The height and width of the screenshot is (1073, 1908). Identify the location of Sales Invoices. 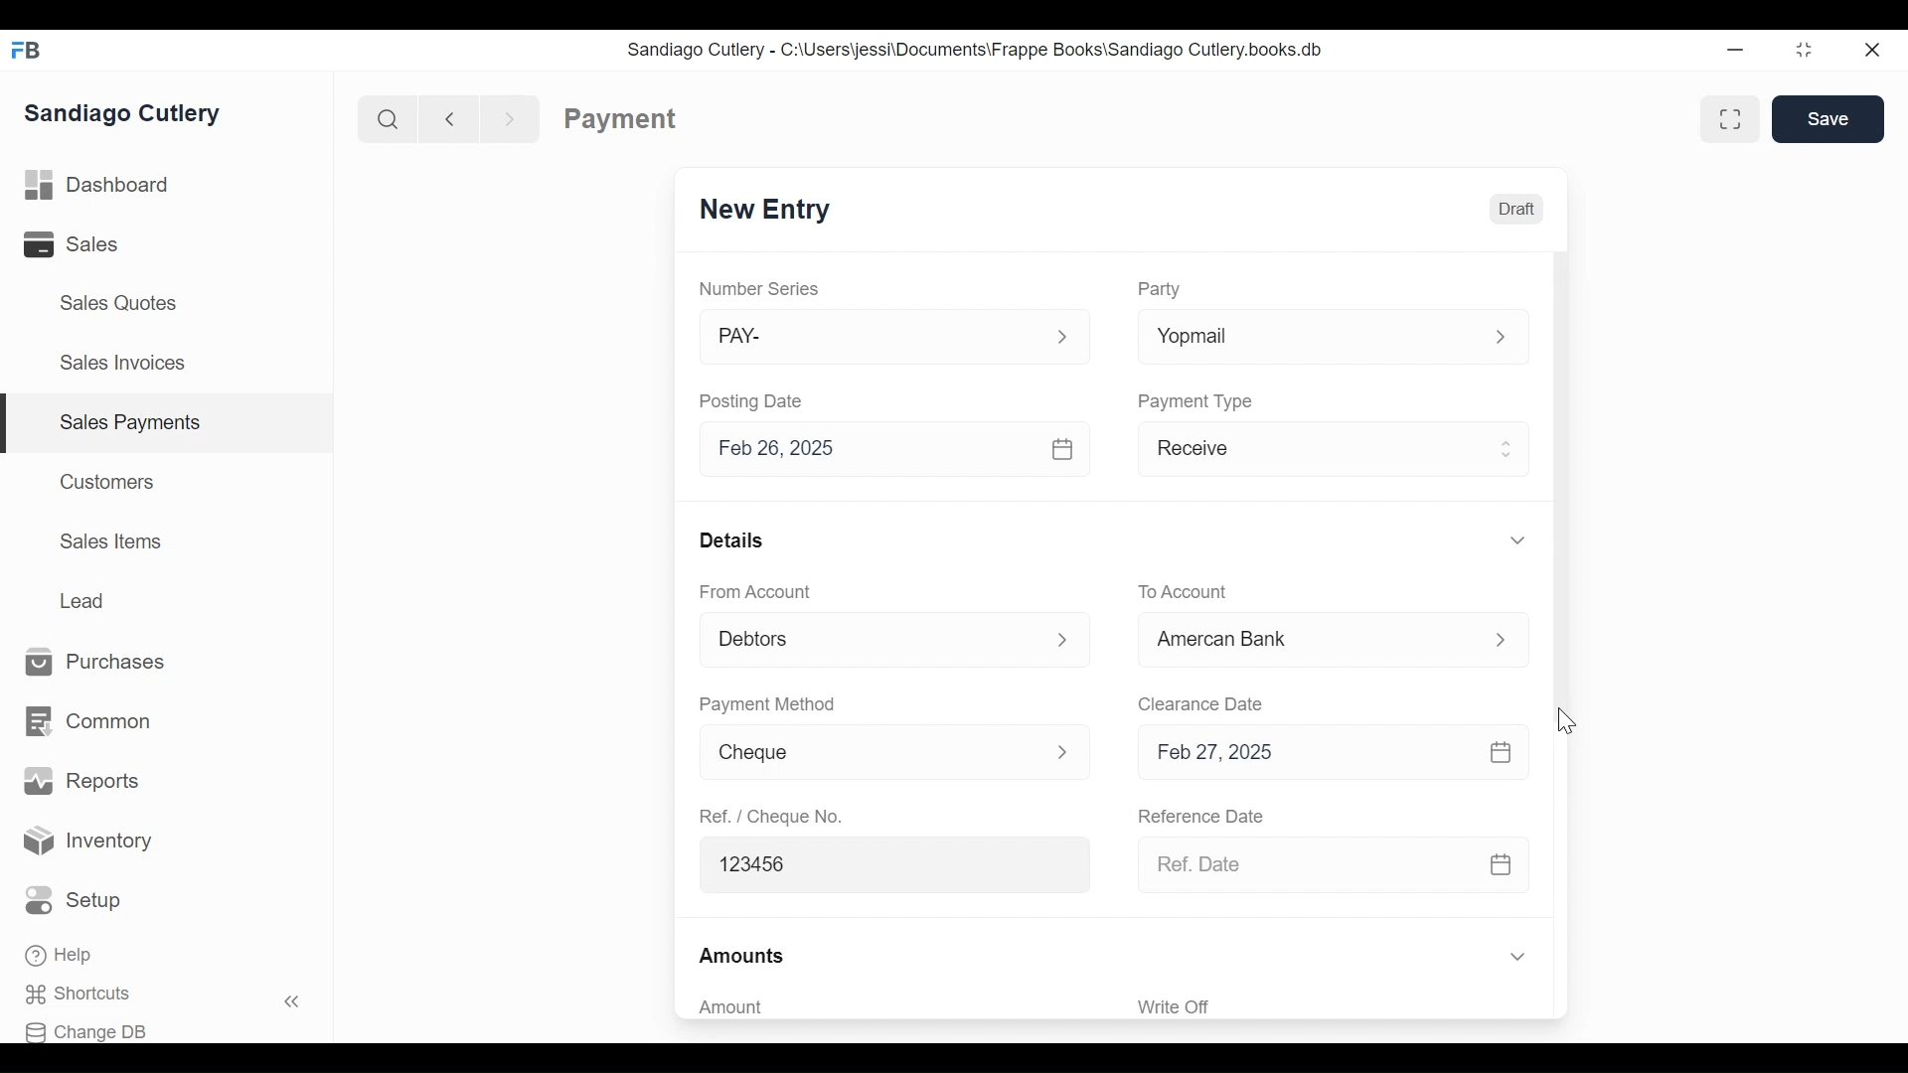
(122, 365).